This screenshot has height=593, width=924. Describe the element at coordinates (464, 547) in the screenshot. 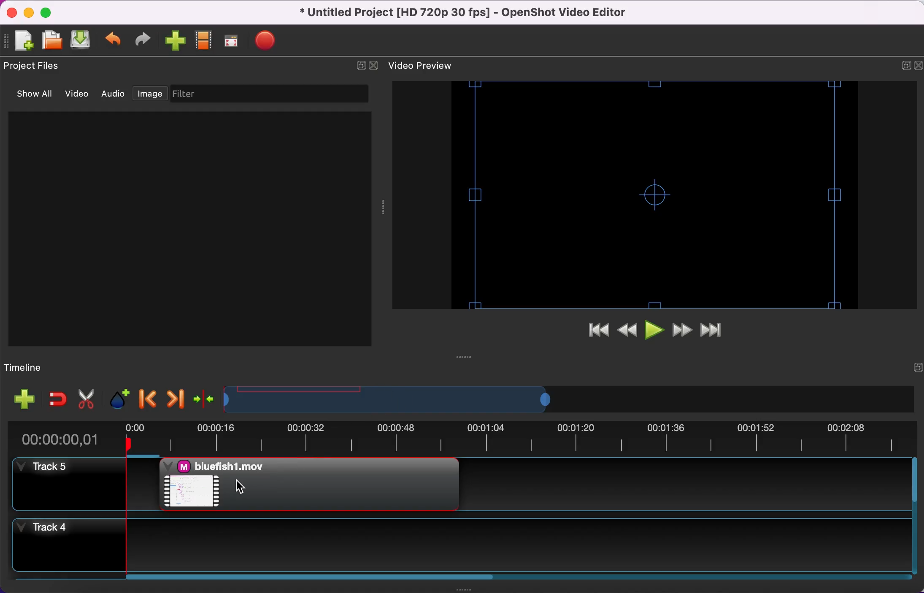

I see `track 4` at that location.